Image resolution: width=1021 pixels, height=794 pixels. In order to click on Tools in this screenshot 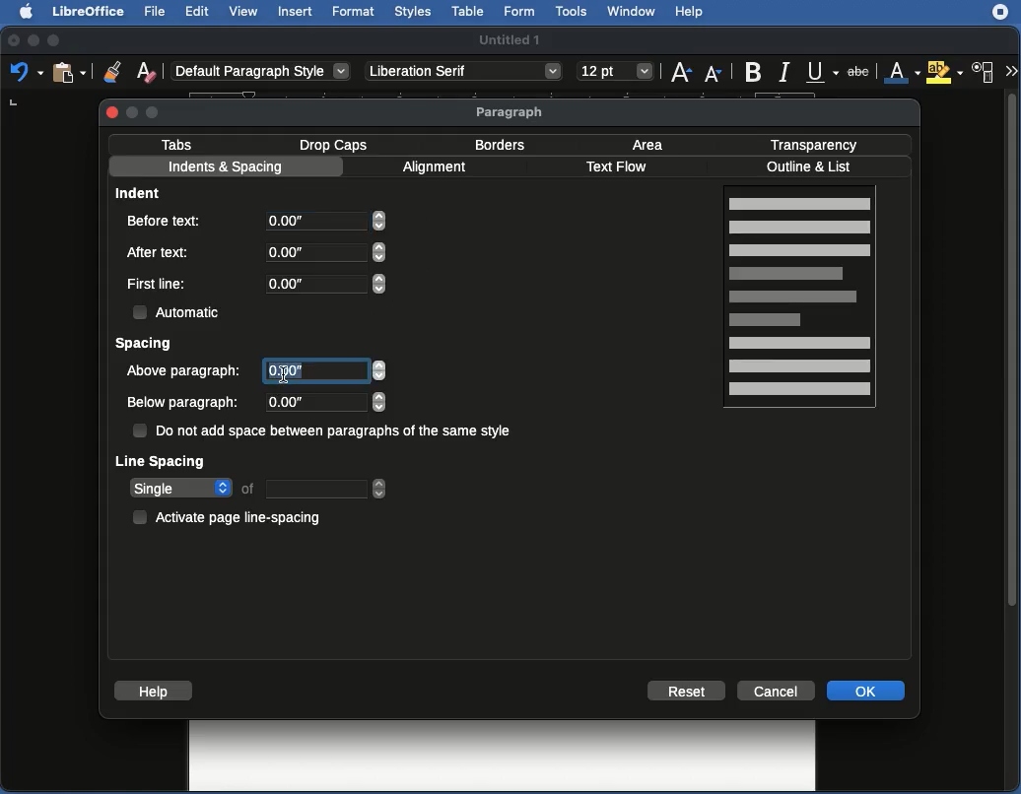, I will do `click(573, 12)`.